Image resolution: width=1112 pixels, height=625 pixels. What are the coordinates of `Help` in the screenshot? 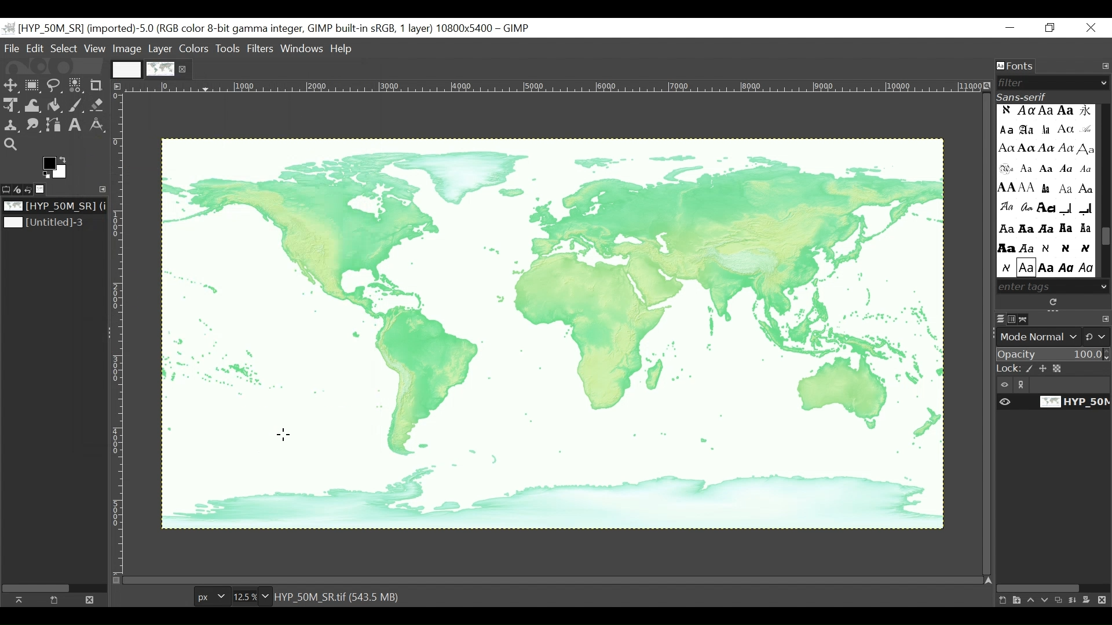 It's located at (342, 50).